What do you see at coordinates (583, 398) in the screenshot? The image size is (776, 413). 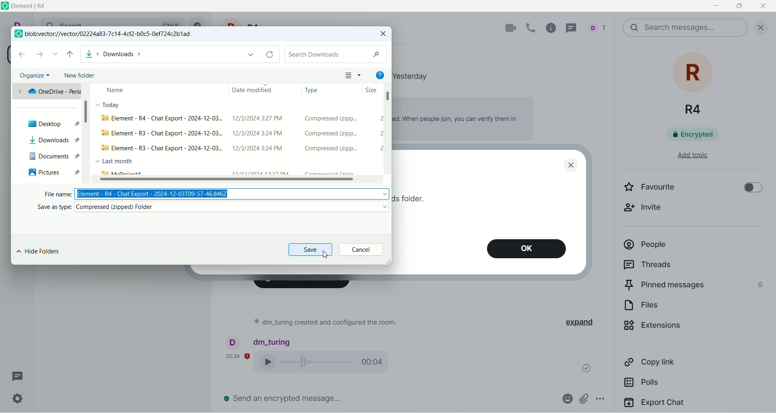 I see `attachment` at bounding box center [583, 398].